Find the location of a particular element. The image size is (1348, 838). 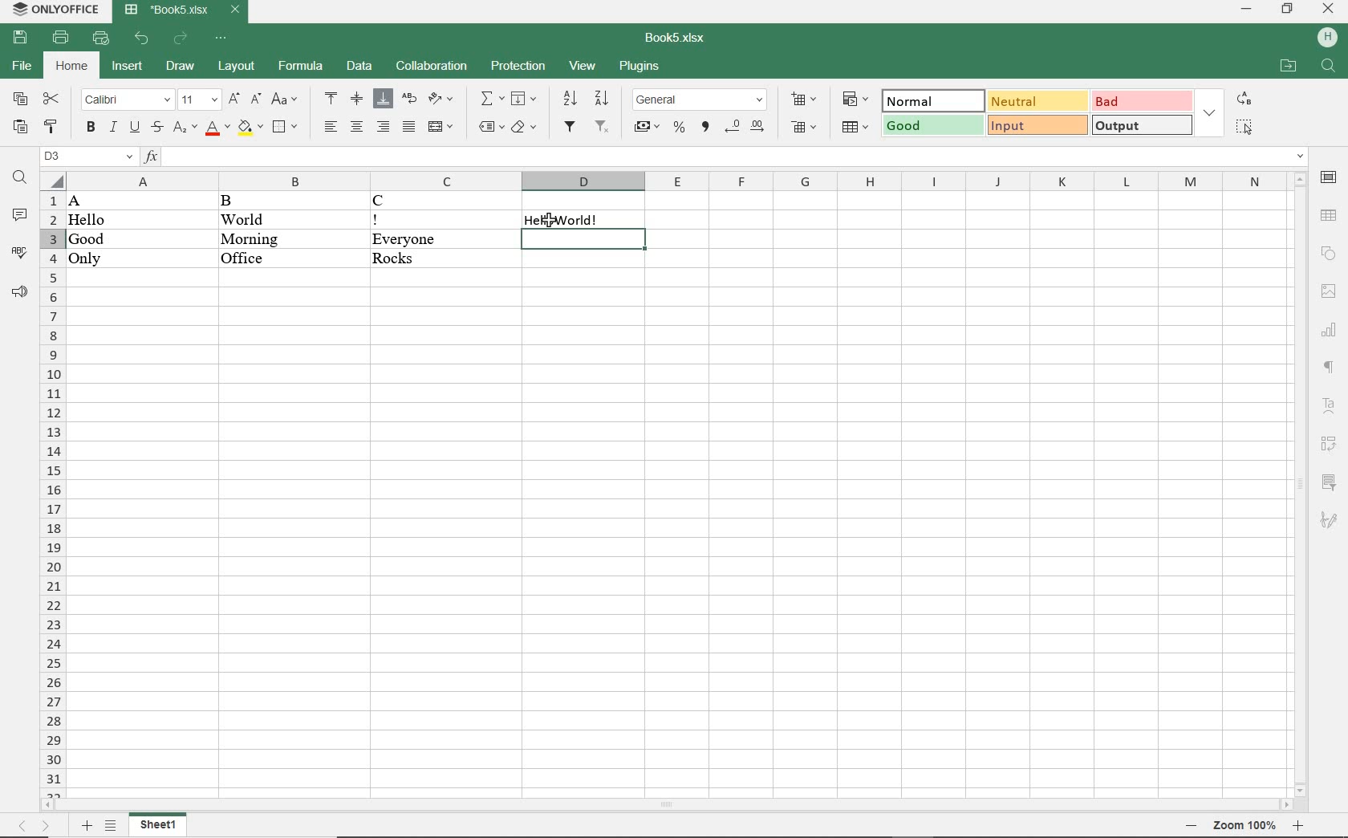

zoom in or zoom out is located at coordinates (1244, 824).